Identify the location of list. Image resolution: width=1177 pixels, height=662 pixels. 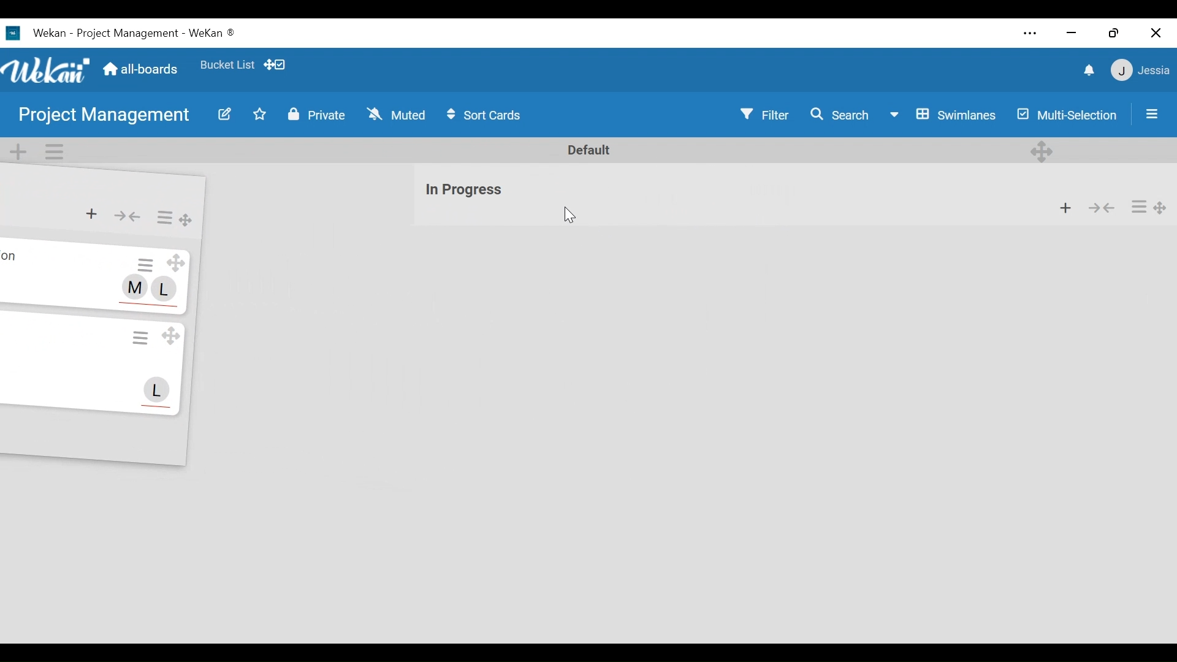
(507, 194).